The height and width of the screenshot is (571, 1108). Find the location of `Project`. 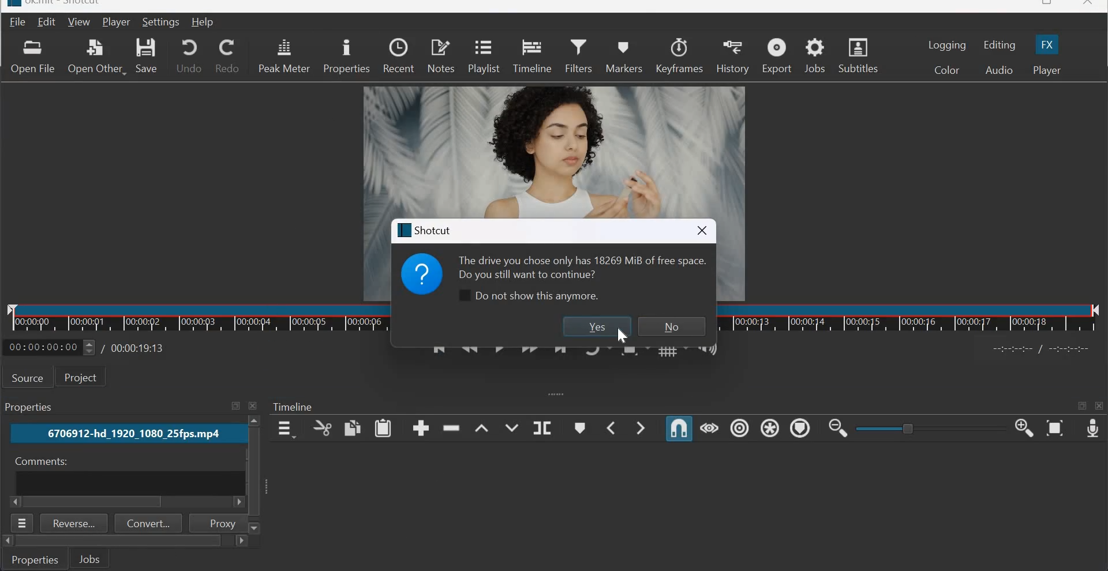

Project is located at coordinates (85, 377).